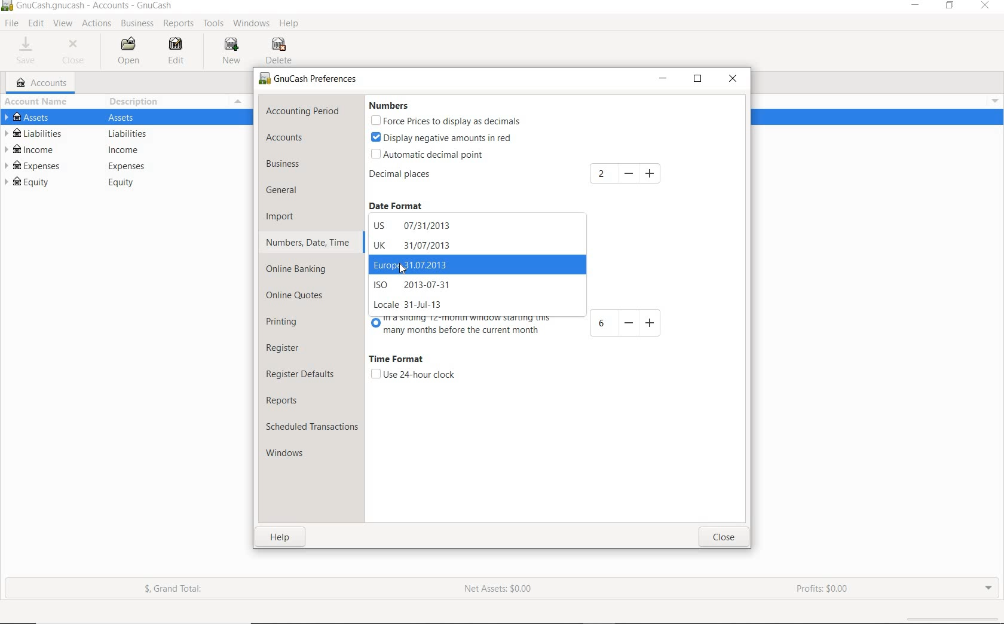 This screenshot has height=624, width=1004. Describe the element at coordinates (428, 155) in the screenshot. I see `automatic decimal points` at that location.